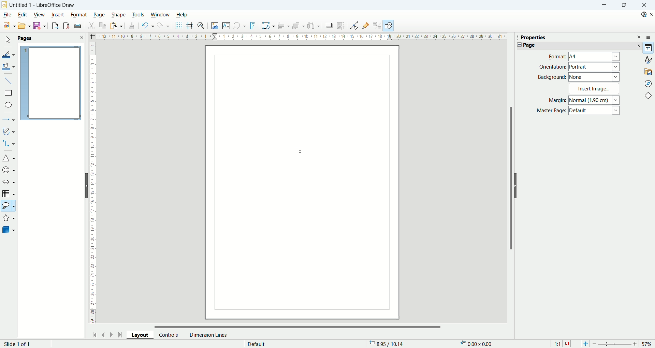  Describe the element at coordinates (95, 334) in the screenshot. I see `go to first page` at that location.